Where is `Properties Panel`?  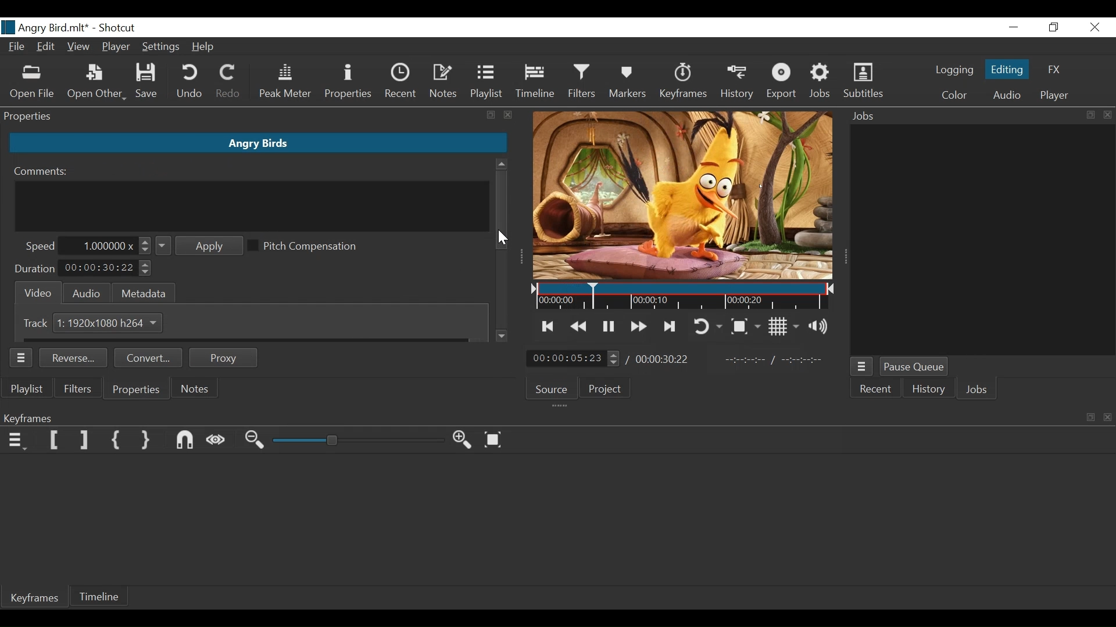 Properties Panel is located at coordinates (22, 357).